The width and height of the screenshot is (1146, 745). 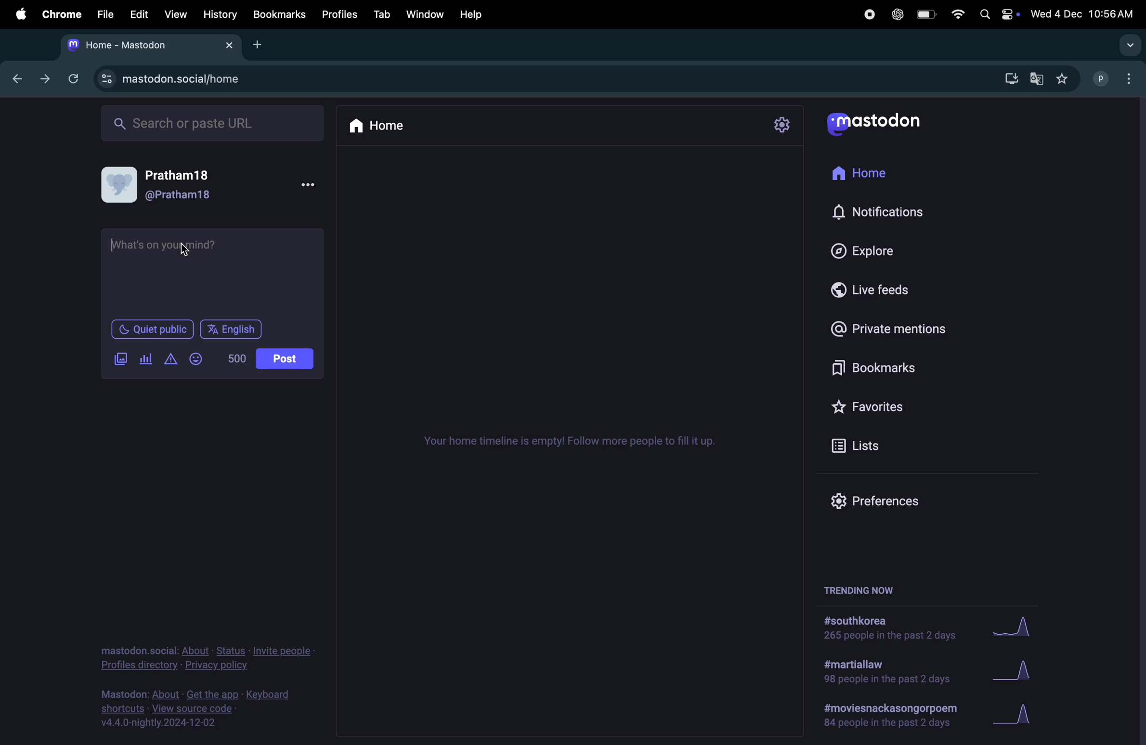 I want to click on Live feeds, so click(x=880, y=288).